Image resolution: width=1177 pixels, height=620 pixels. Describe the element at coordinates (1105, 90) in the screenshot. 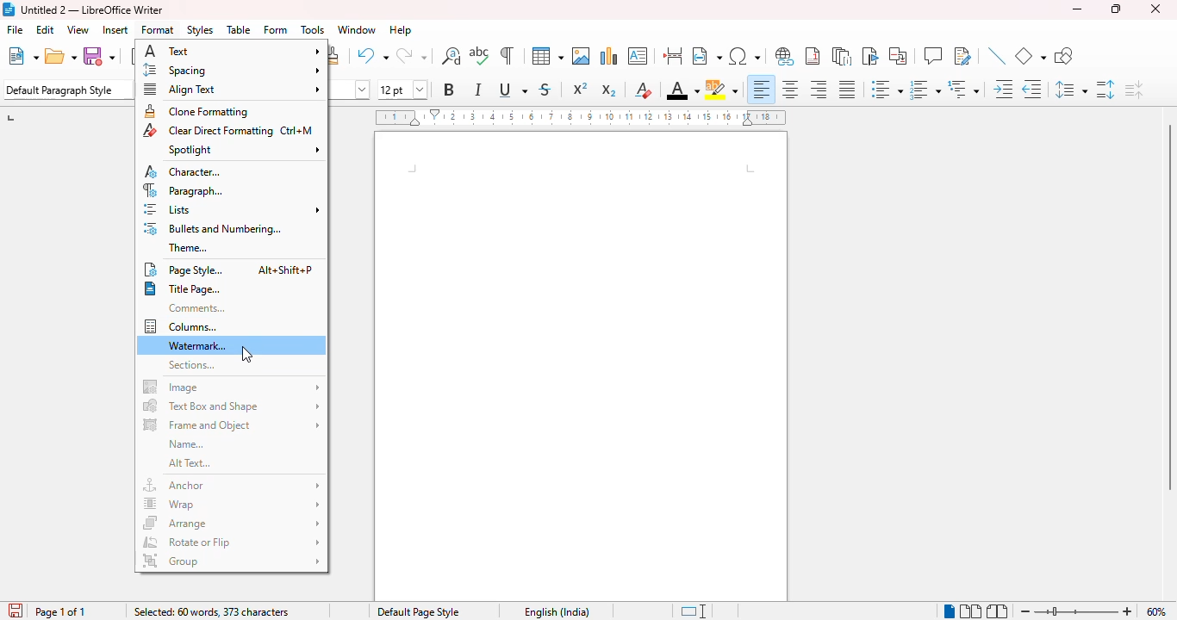

I see `increase paragraph spacing` at that location.